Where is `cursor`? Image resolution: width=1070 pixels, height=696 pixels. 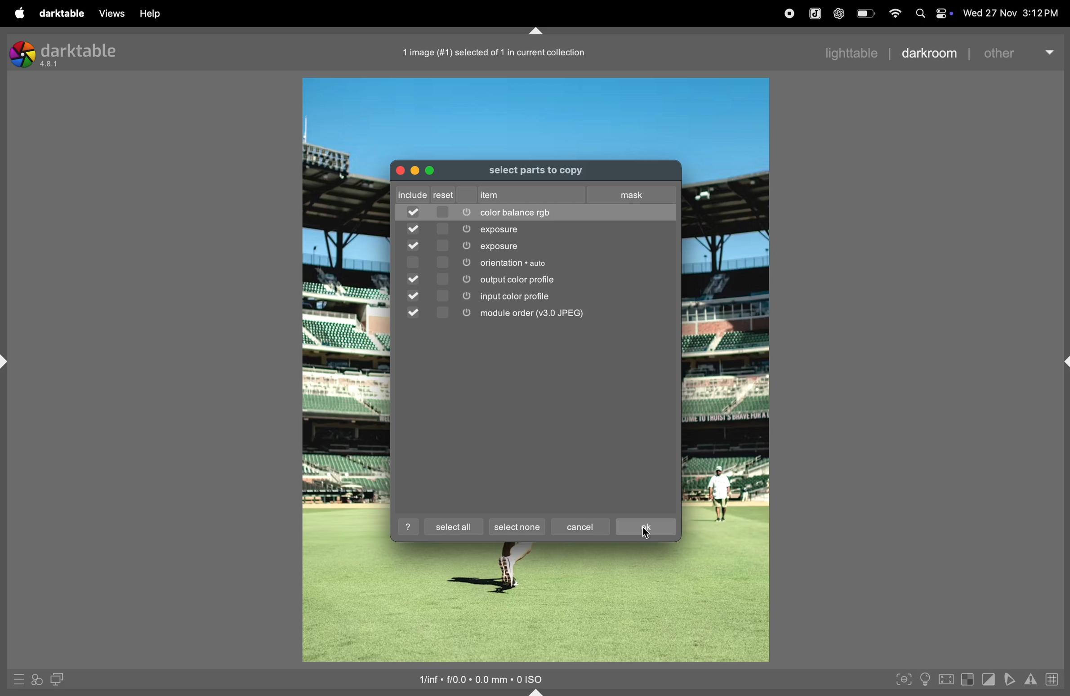
cursor is located at coordinates (645, 535).